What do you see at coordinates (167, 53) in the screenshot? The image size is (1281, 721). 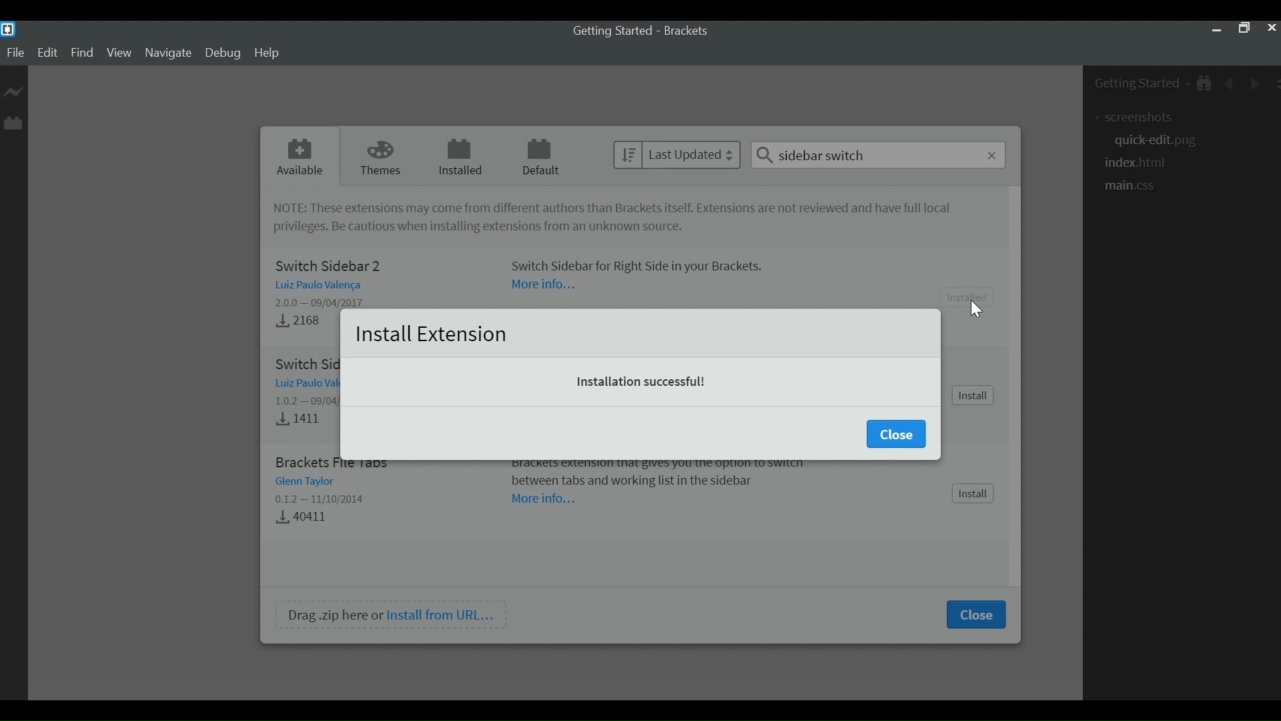 I see `Navigate` at bounding box center [167, 53].